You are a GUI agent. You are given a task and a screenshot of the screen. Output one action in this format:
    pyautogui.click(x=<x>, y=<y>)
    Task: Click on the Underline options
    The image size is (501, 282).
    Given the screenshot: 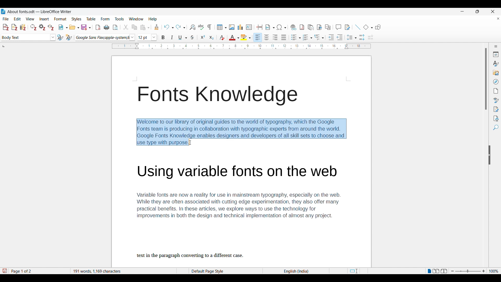 What is the action you would take?
    pyautogui.click(x=183, y=38)
    